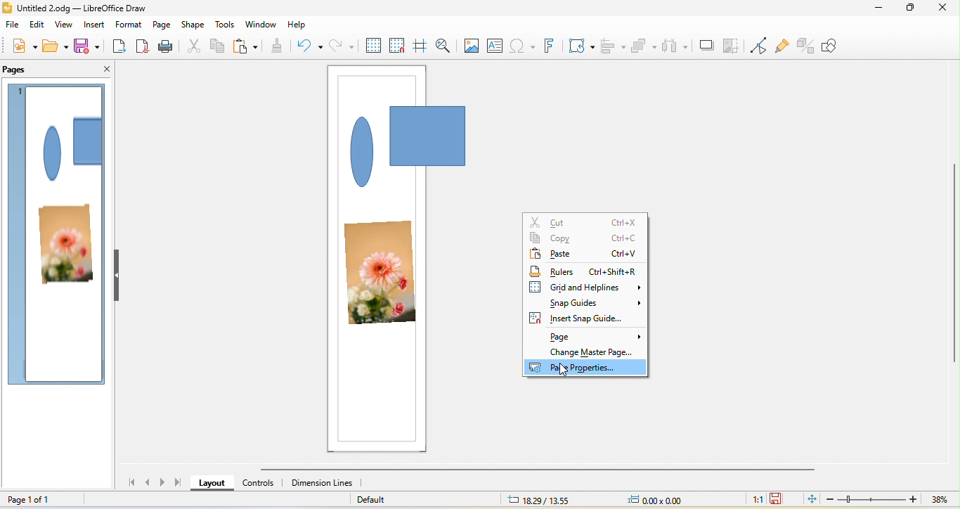  Describe the element at coordinates (706, 41) in the screenshot. I see `shadow` at that location.